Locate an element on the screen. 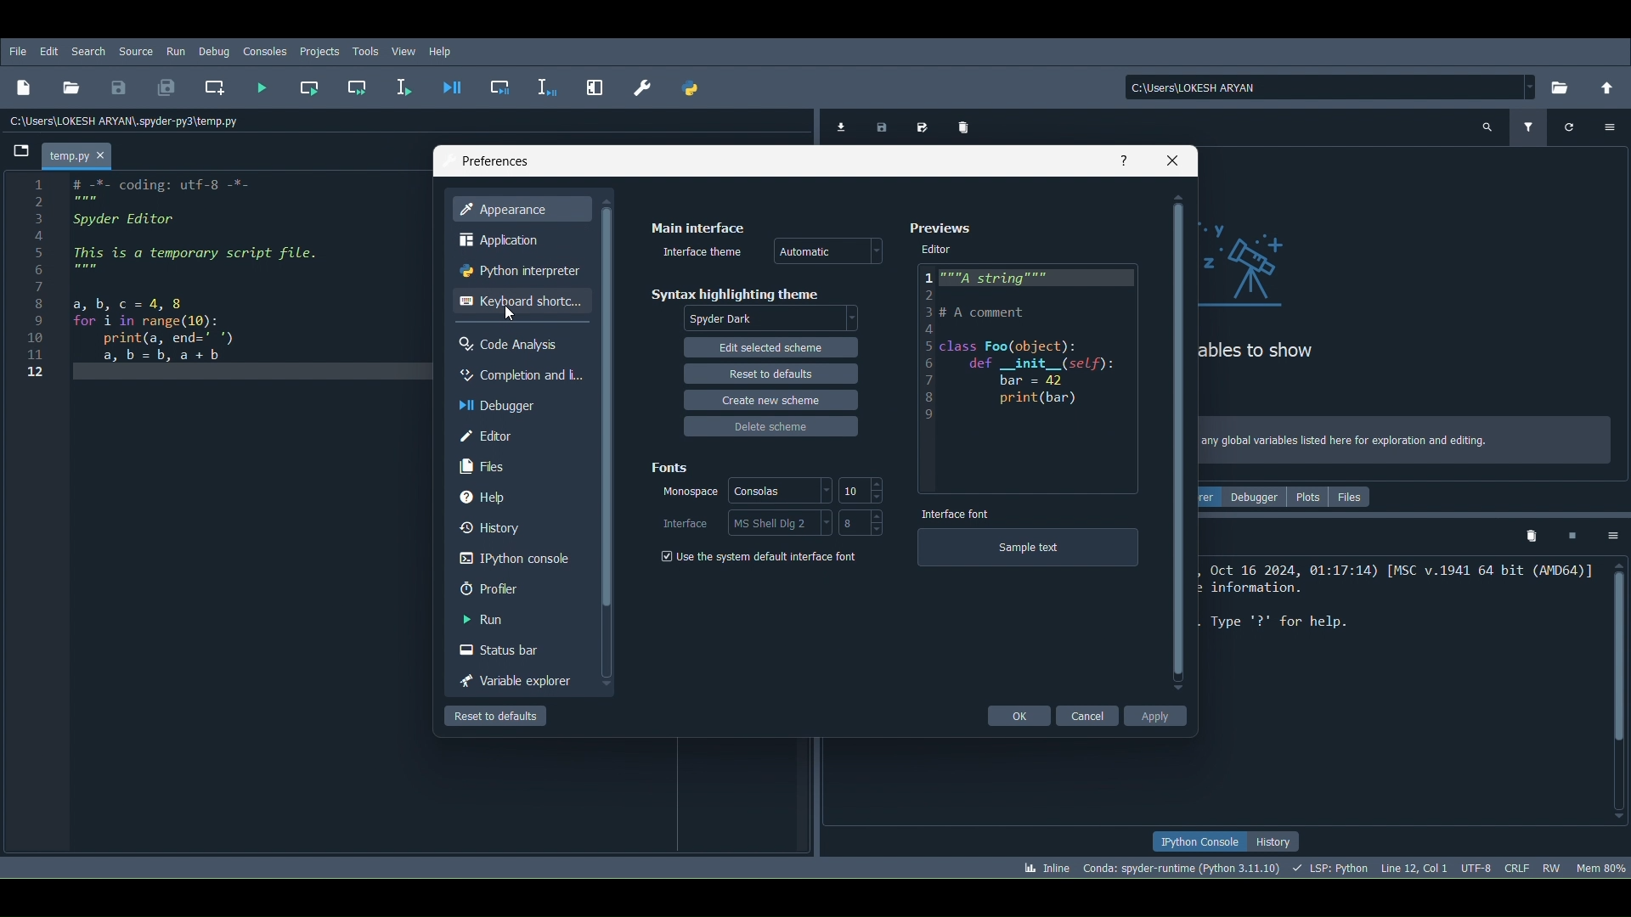  Debug selection or current line is located at coordinates (547, 85).